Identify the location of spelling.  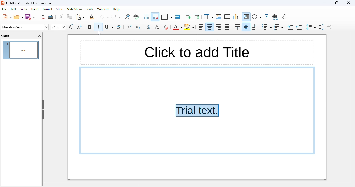
(136, 17).